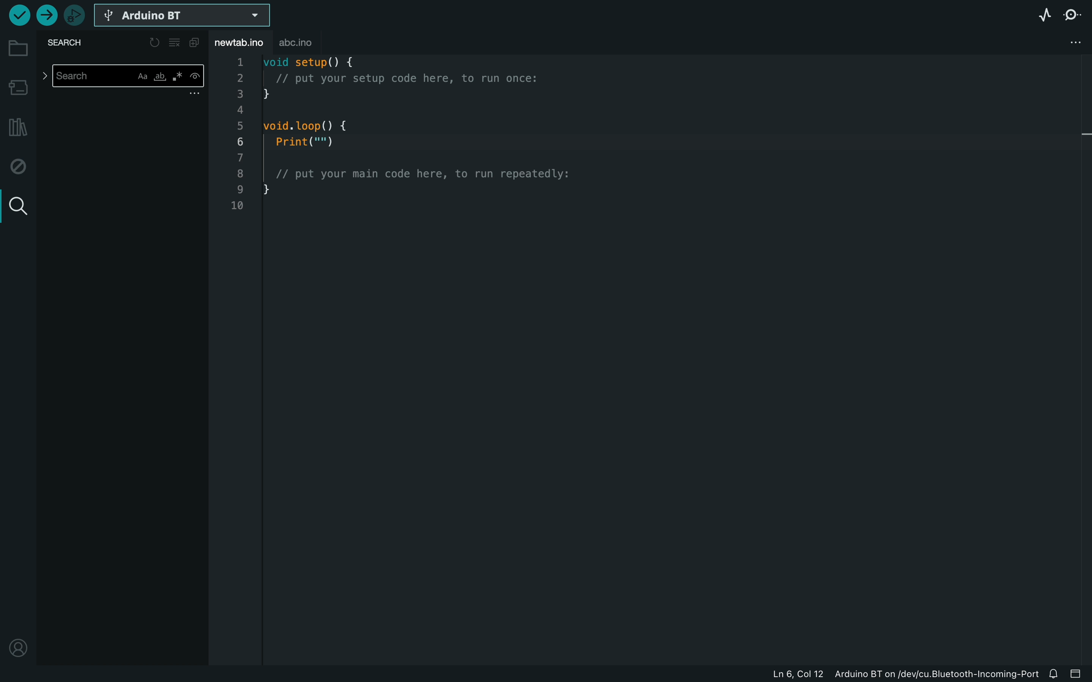 The image size is (1092, 682). Describe the element at coordinates (1042, 16) in the screenshot. I see `serial plotter` at that location.